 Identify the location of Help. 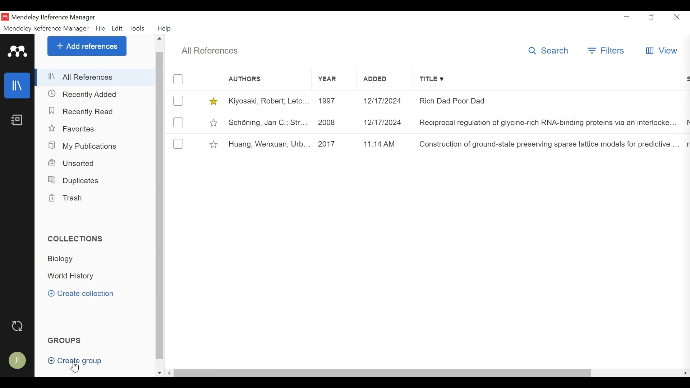
(165, 28).